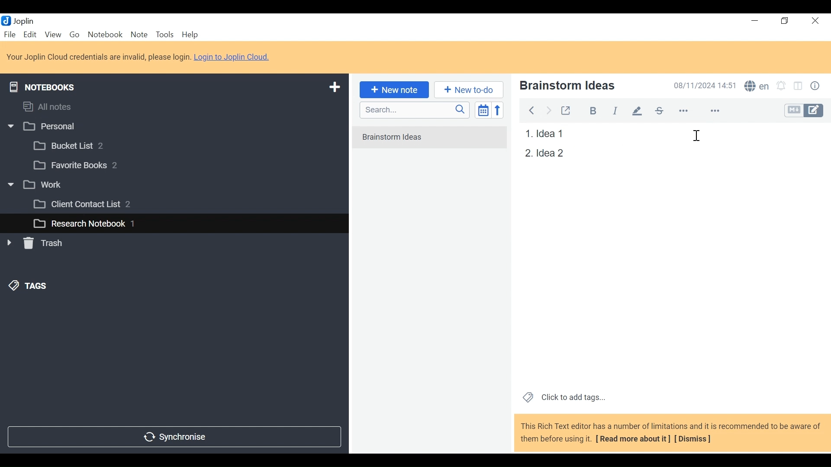  I want to click on pen, so click(637, 108).